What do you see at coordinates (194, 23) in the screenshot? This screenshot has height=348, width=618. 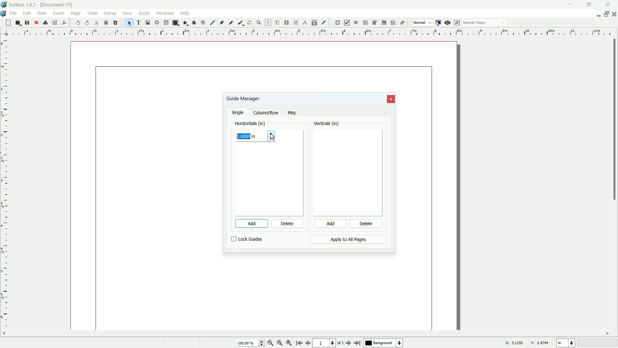 I see `arc` at bounding box center [194, 23].